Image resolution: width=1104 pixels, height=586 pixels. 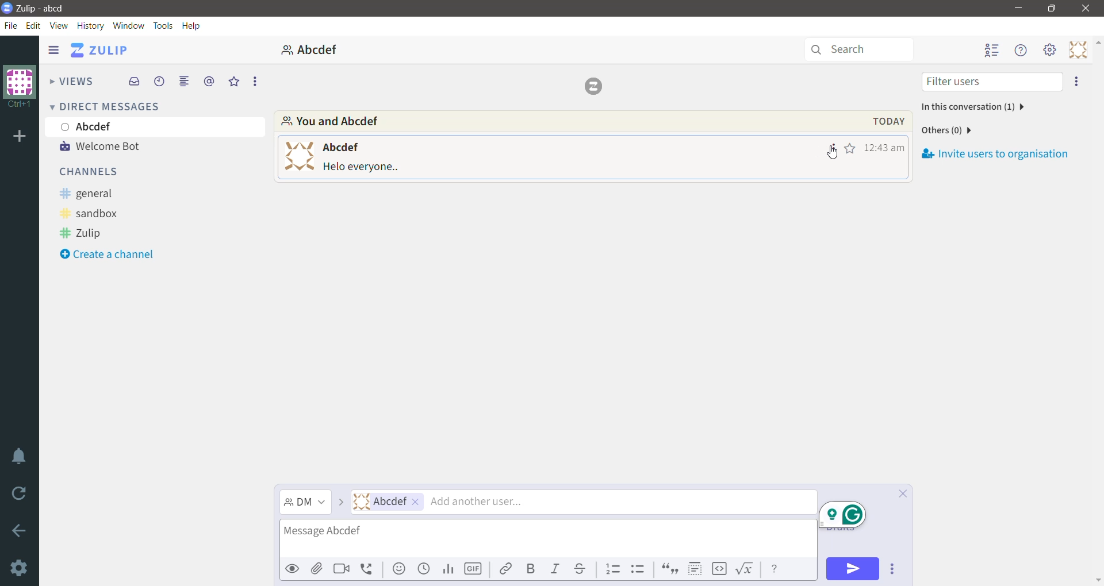 I want to click on logo, so click(x=596, y=86).